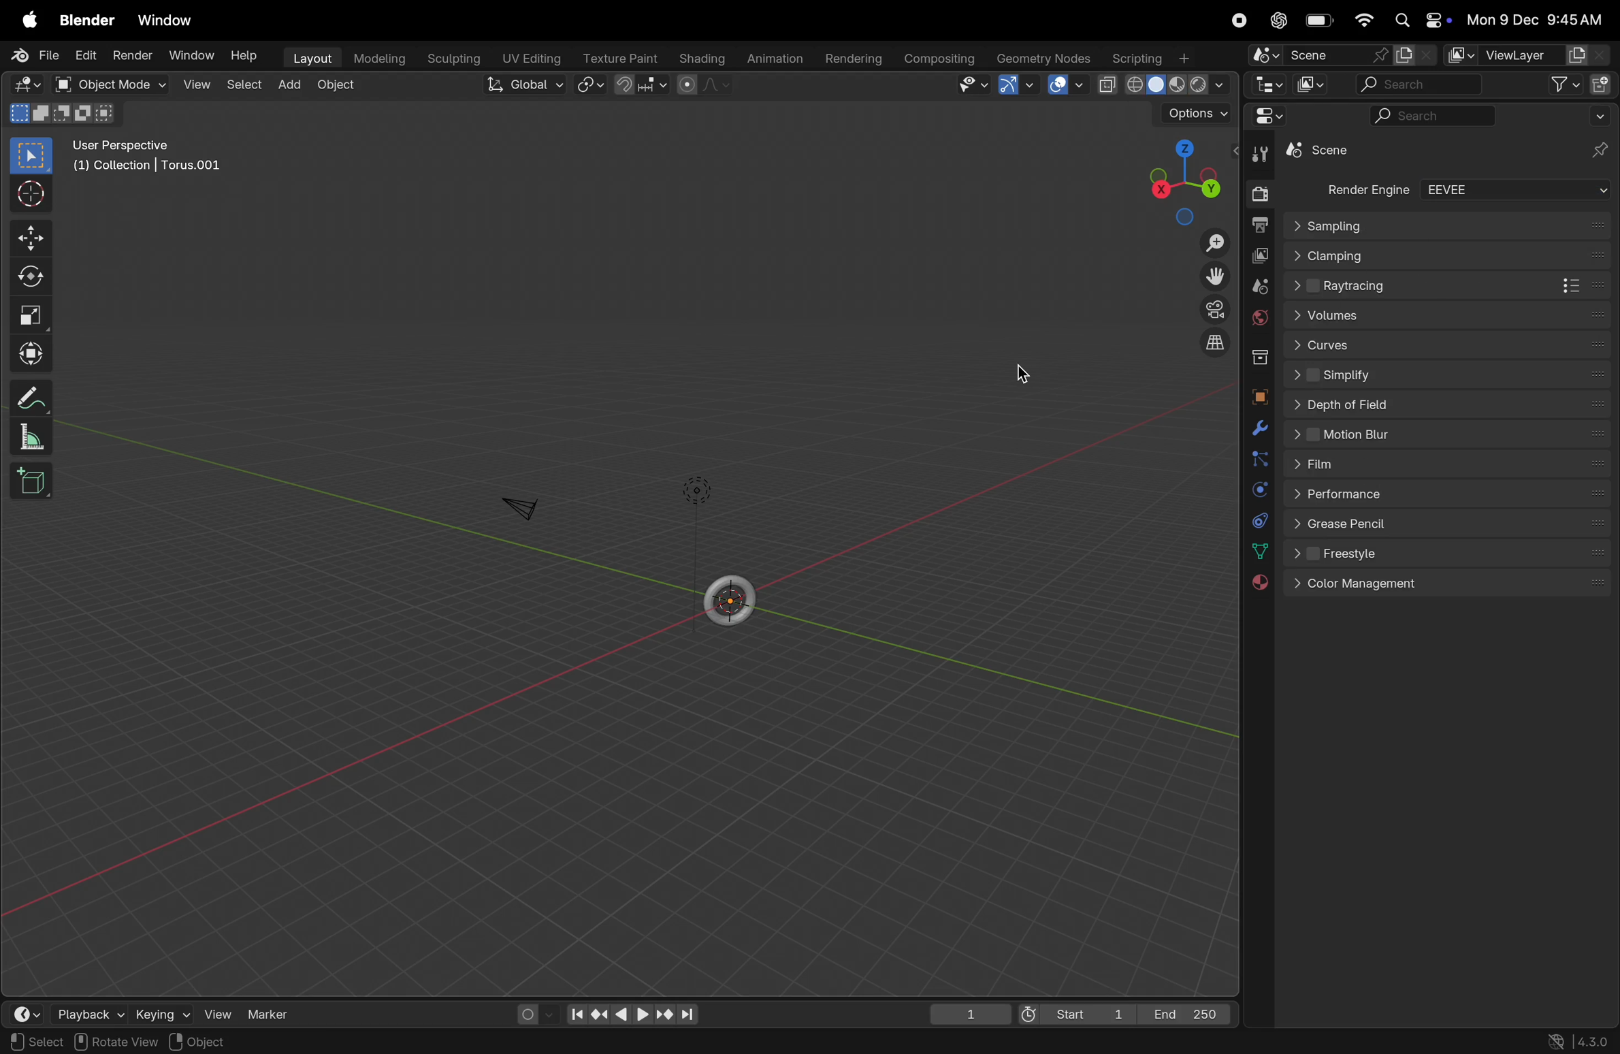 The image size is (1620, 1054). Describe the element at coordinates (1563, 84) in the screenshot. I see `filter` at that location.